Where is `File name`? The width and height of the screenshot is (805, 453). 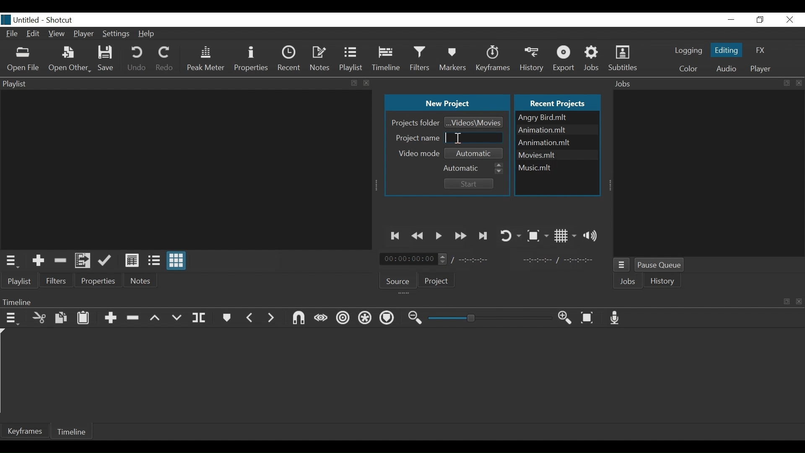 File name is located at coordinates (557, 117).